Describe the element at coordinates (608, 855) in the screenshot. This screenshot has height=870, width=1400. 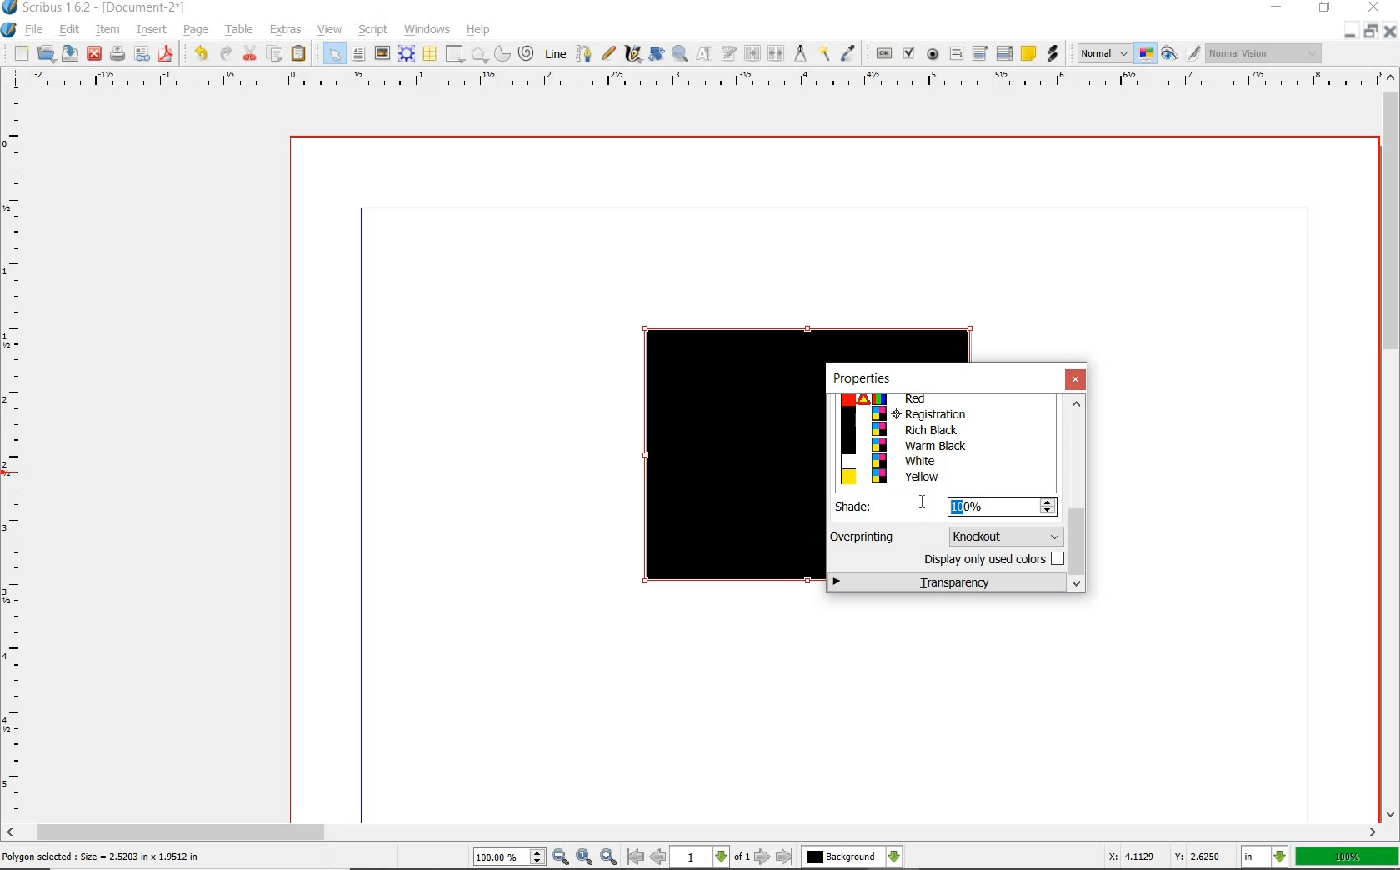
I see `zoom in` at that location.